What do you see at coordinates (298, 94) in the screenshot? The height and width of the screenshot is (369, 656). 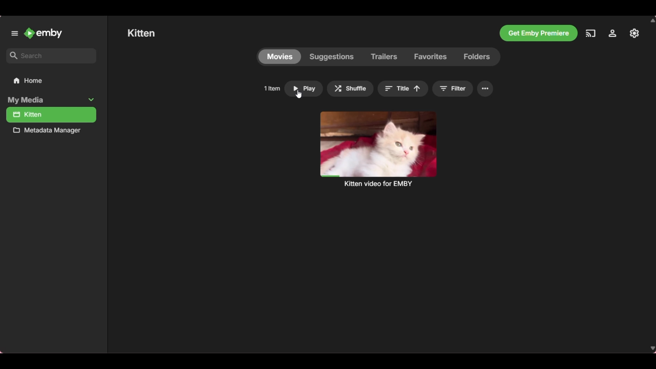 I see `cursor` at bounding box center [298, 94].